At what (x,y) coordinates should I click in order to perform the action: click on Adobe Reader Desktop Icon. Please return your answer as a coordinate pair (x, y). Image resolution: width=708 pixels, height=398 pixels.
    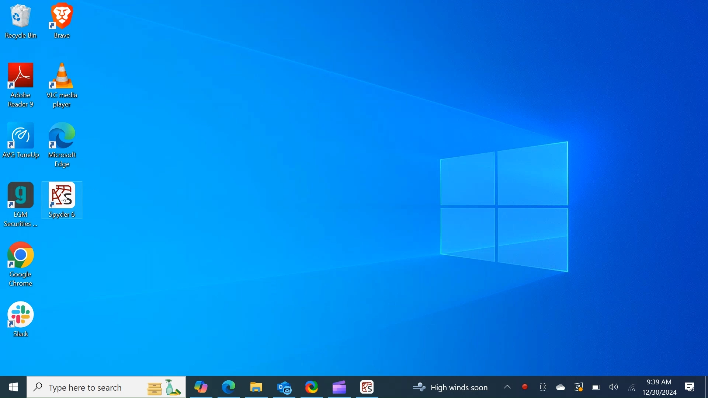
    Looking at the image, I should click on (22, 87).